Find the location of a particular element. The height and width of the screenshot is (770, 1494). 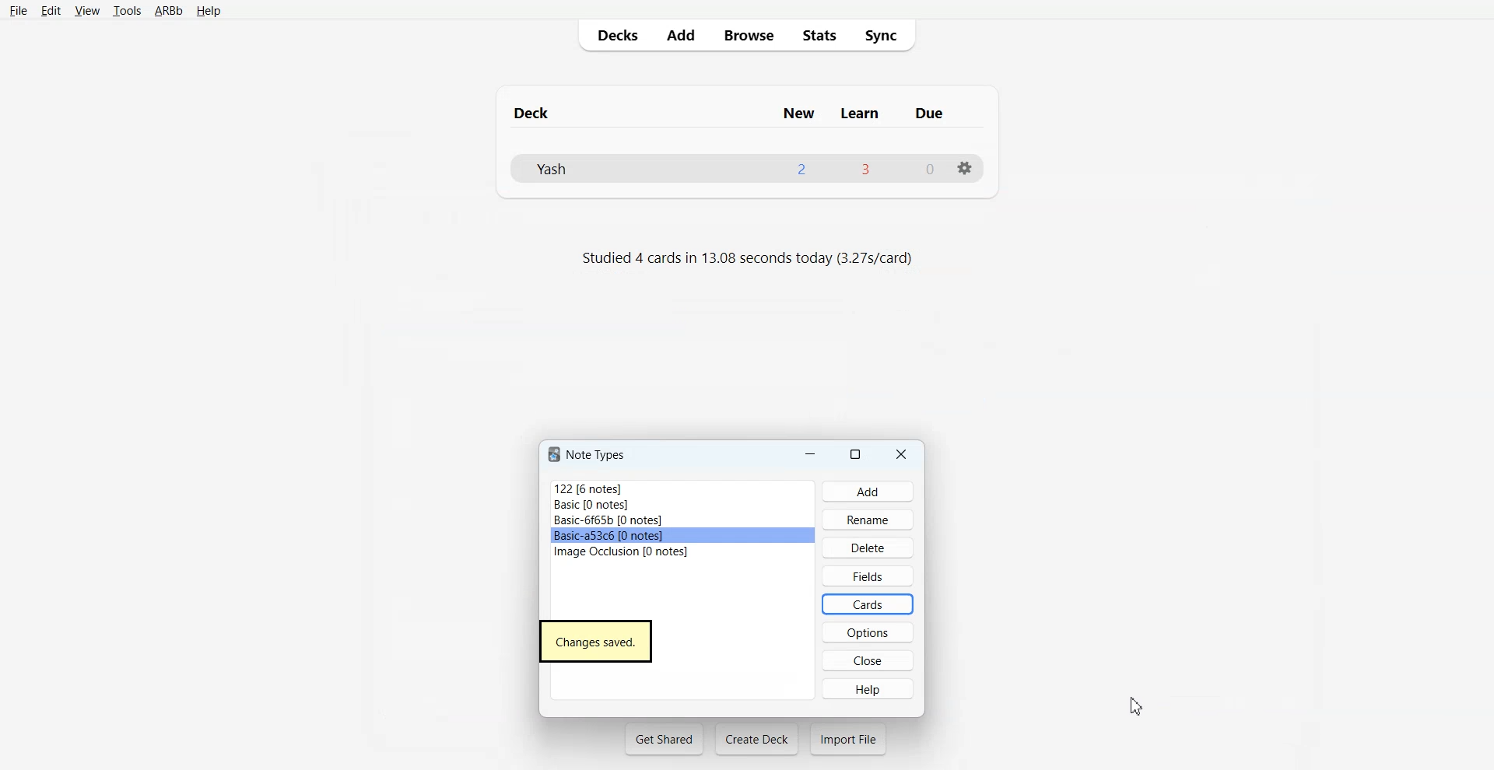

Help is located at coordinates (868, 688).